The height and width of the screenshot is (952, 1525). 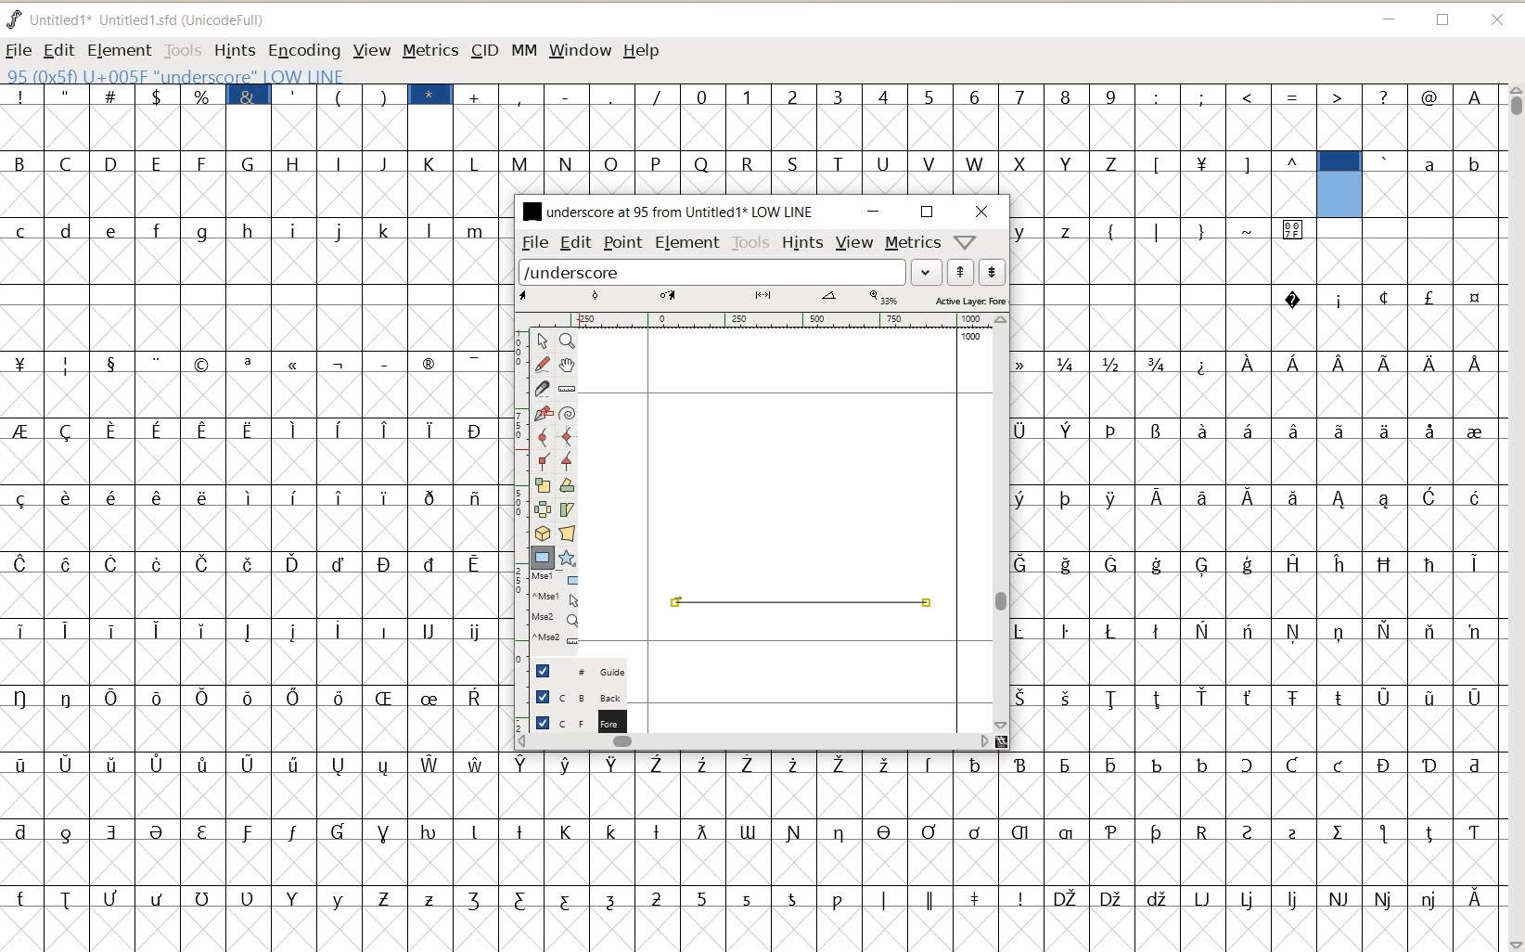 I want to click on scale the selection, so click(x=541, y=485).